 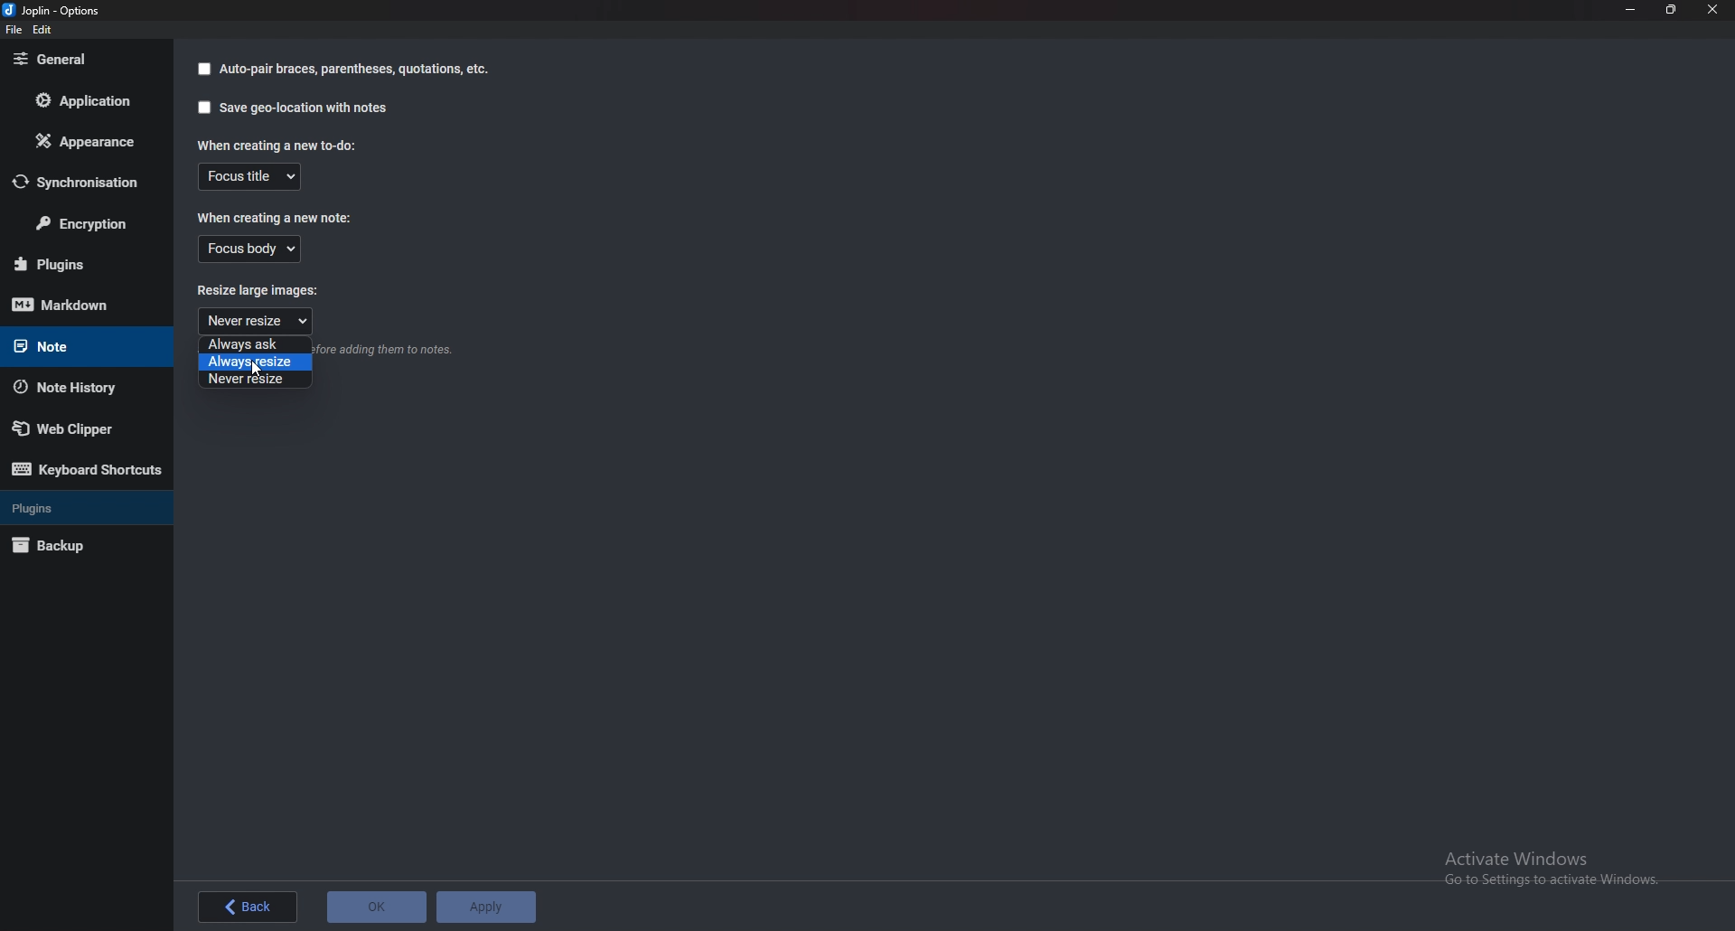 What do you see at coordinates (282, 145) in the screenshot?
I see `When creating a new to do` at bounding box center [282, 145].